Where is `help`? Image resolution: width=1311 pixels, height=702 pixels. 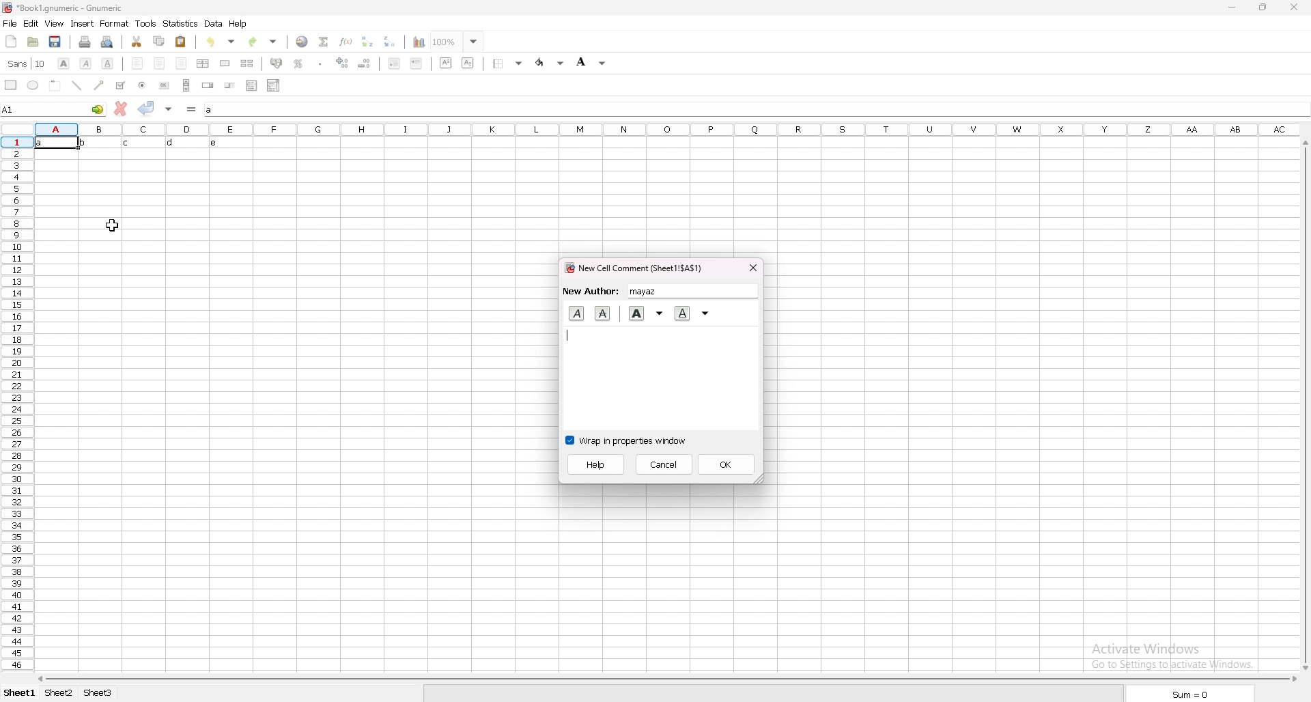
help is located at coordinates (597, 464).